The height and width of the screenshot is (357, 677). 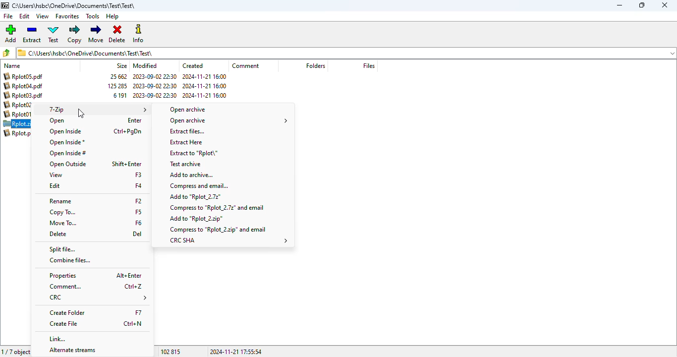 What do you see at coordinates (134, 286) in the screenshot?
I see `Ctrl+Z` at bounding box center [134, 286].